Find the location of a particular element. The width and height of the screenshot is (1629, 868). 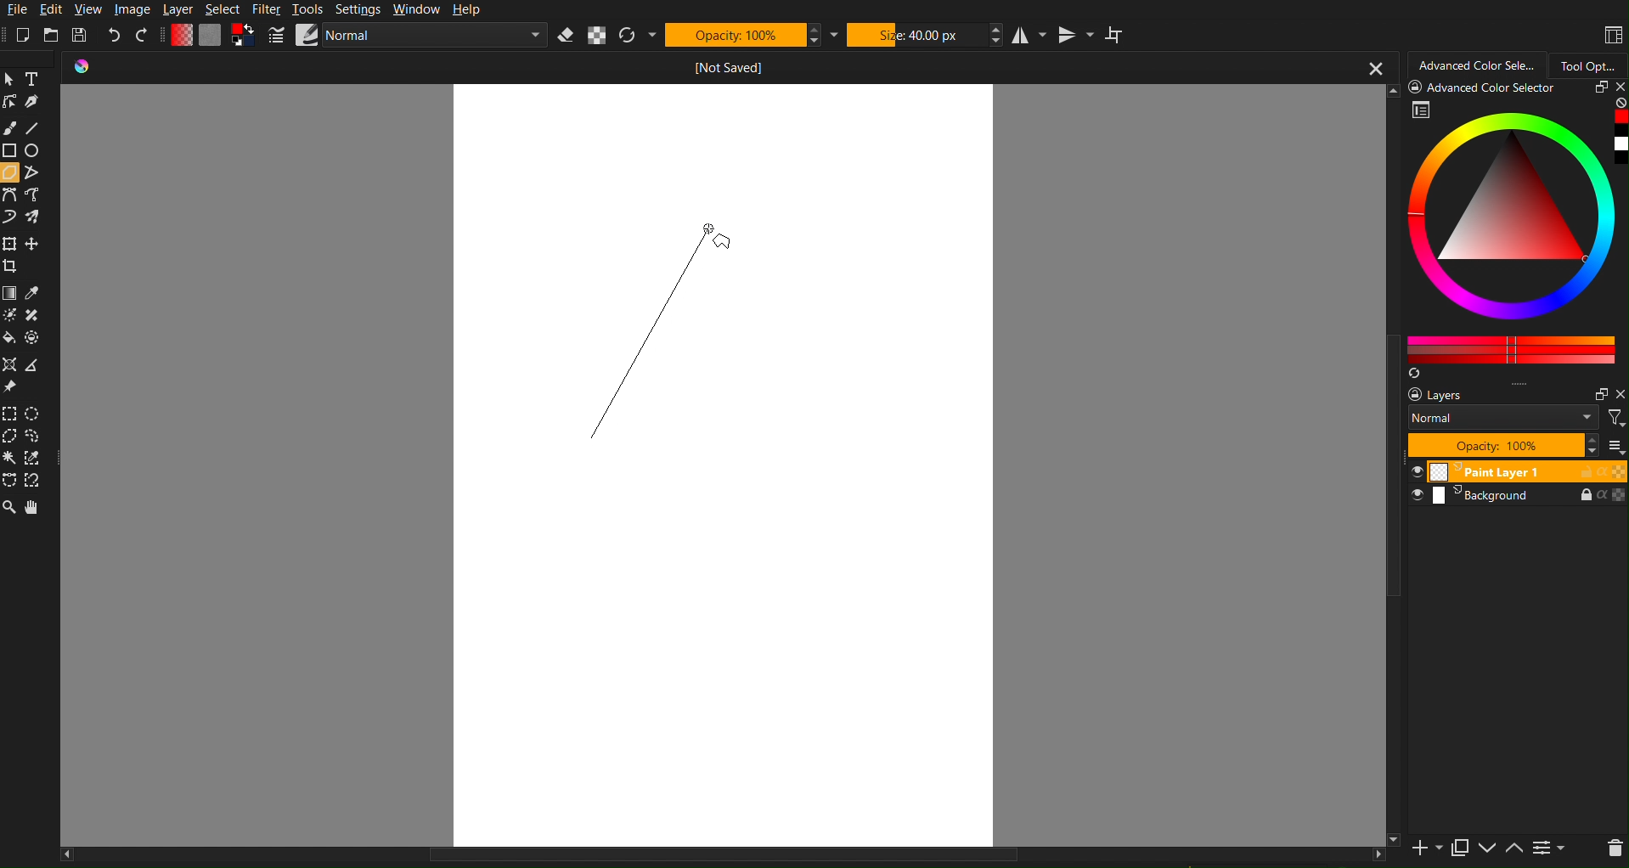

background is located at coordinates (1518, 498).